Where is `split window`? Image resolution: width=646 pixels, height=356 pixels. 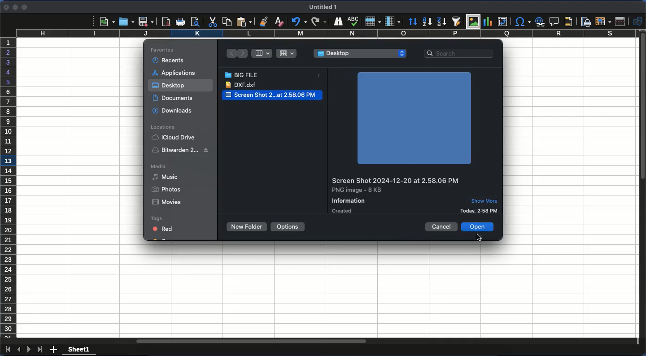 split window is located at coordinates (621, 22).